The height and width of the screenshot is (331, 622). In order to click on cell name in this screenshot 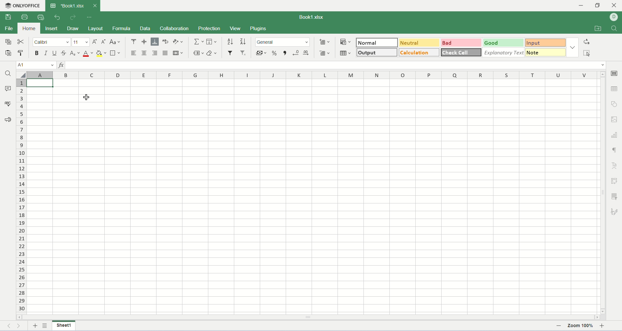, I will do `click(37, 65)`.